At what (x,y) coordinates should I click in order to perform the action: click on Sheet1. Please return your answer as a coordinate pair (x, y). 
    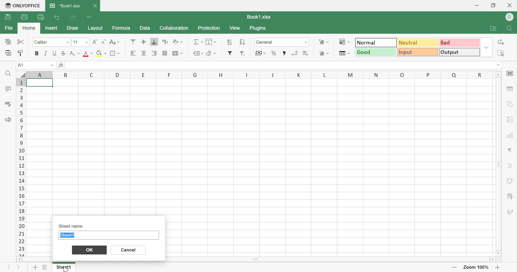
    Looking at the image, I should click on (68, 235).